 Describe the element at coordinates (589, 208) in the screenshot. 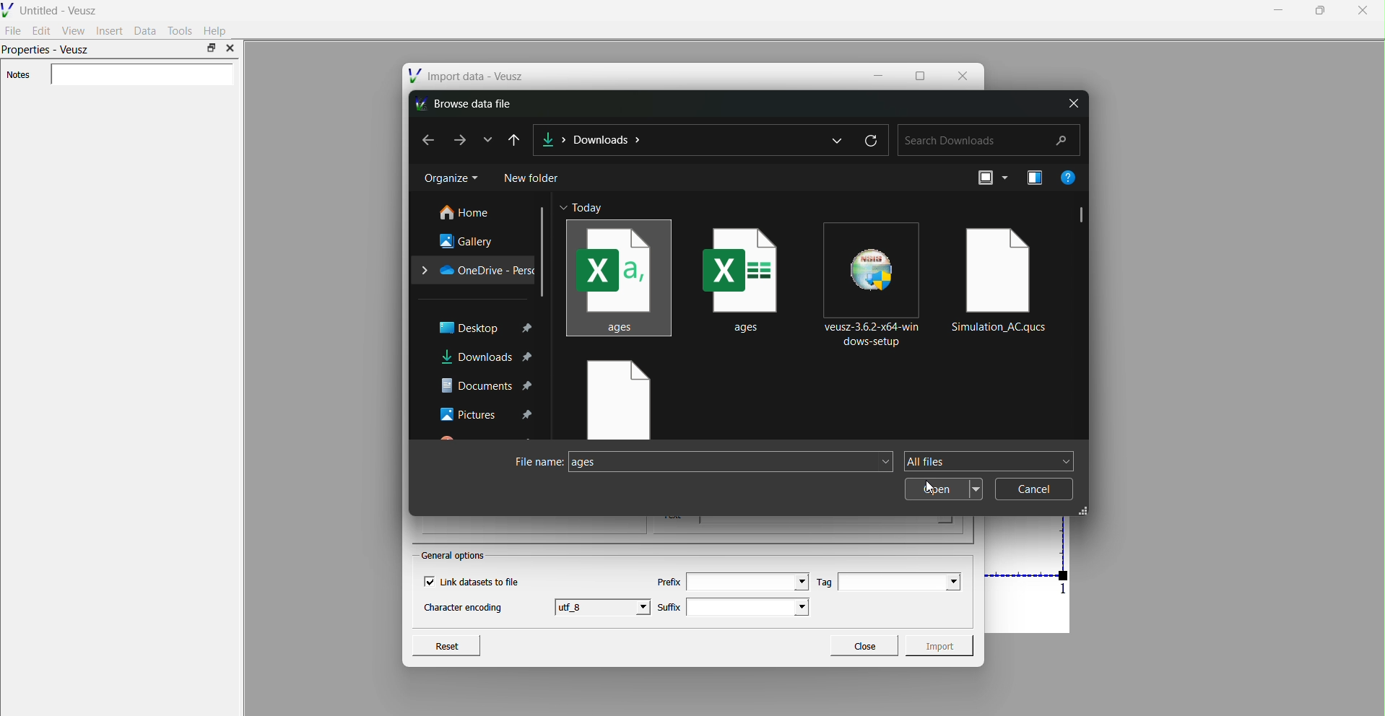

I see `Today` at that location.